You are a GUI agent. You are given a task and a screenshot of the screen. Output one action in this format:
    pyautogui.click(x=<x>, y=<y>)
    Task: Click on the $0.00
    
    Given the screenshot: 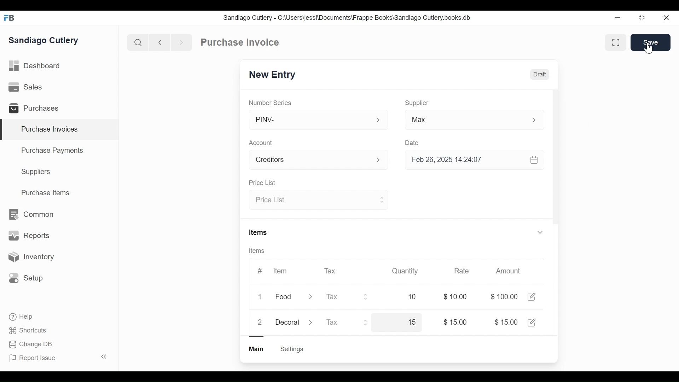 What is the action you would take?
    pyautogui.click(x=457, y=297)
    